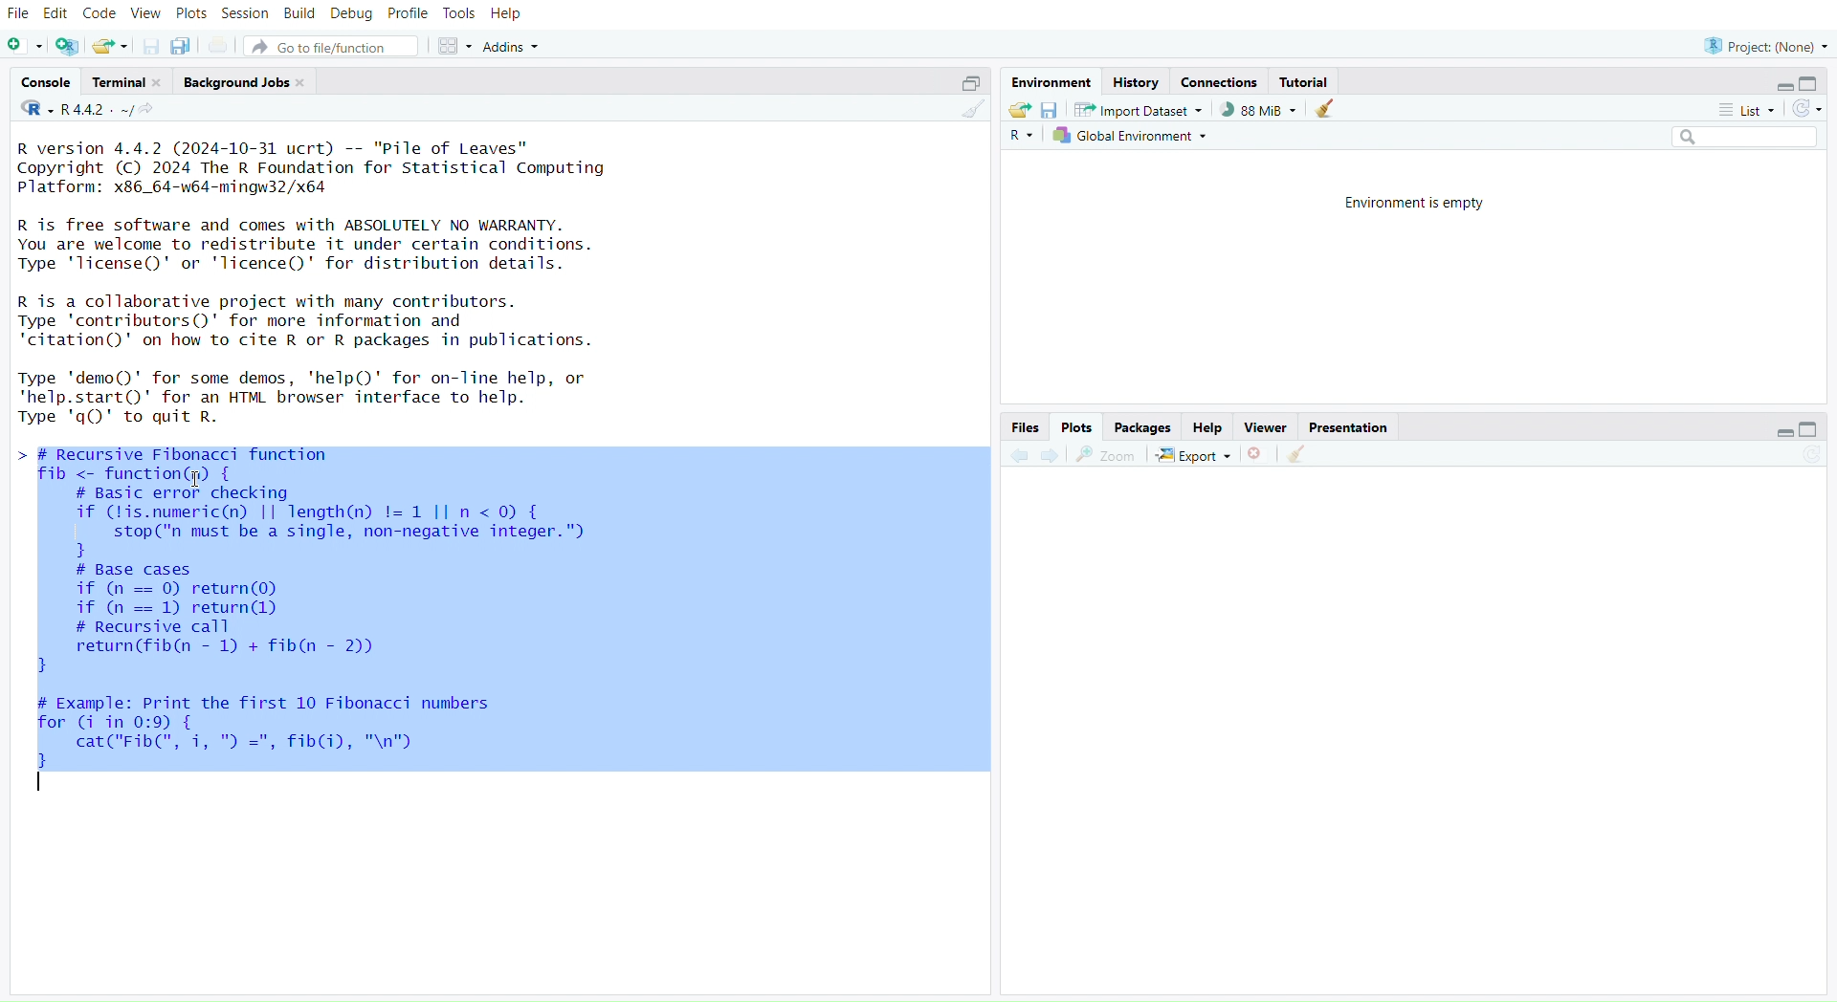 Image resolution: width=1837 pixels, height=1002 pixels. What do you see at coordinates (1145, 428) in the screenshot?
I see `packages` at bounding box center [1145, 428].